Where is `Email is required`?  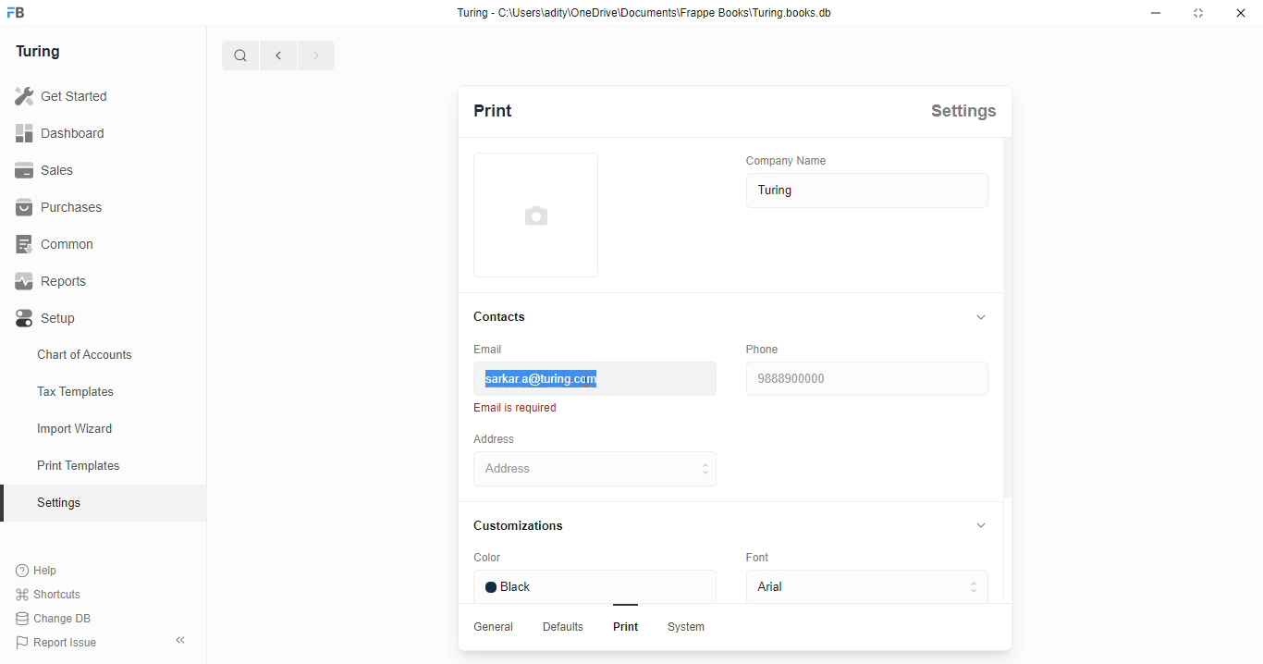
Email is required is located at coordinates (520, 408).